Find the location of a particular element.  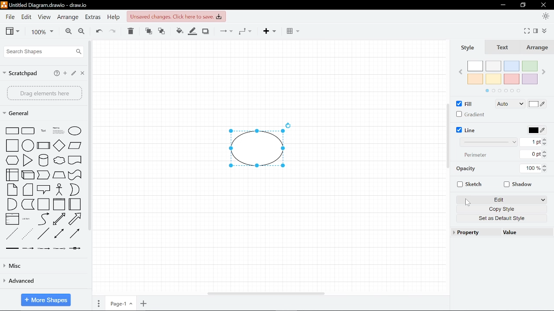

Search by shapes is located at coordinates (43, 51).